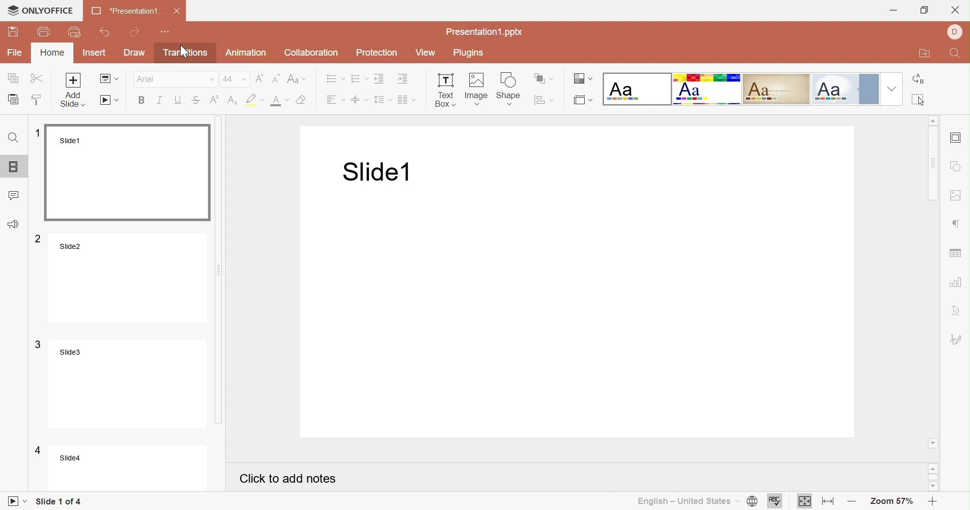 The image size is (970, 510). I want to click on Add Slide, so click(71, 90).